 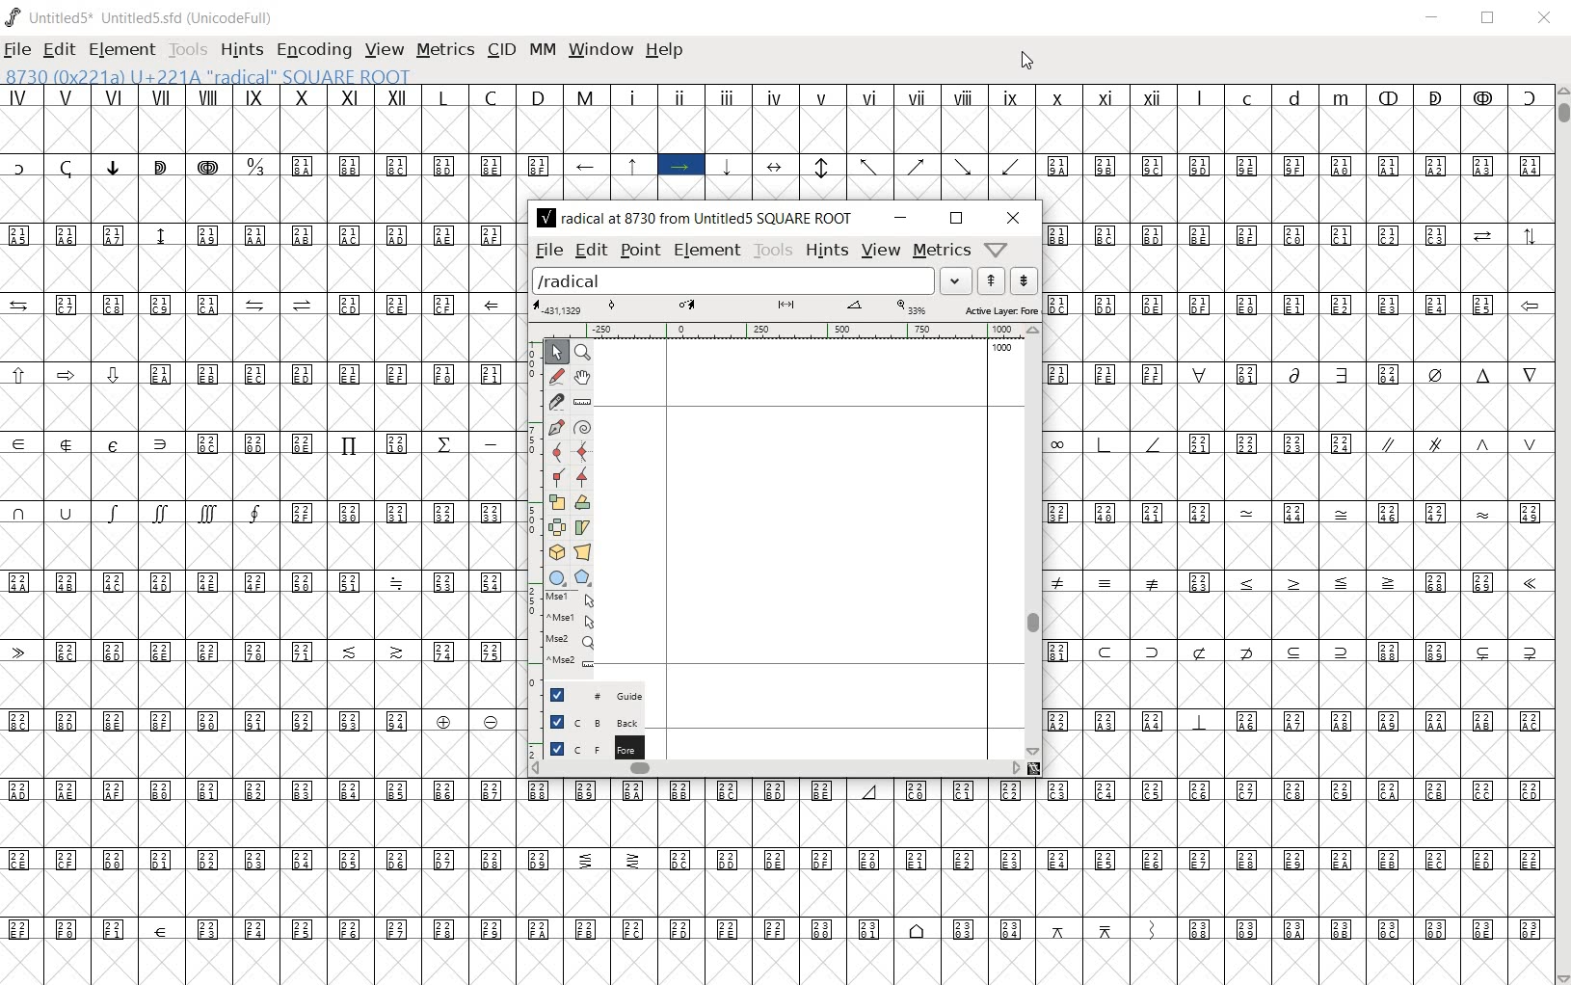 What do you see at coordinates (541, 51) in the screenshot?
I see `MM` at bounding box center [541, 51].